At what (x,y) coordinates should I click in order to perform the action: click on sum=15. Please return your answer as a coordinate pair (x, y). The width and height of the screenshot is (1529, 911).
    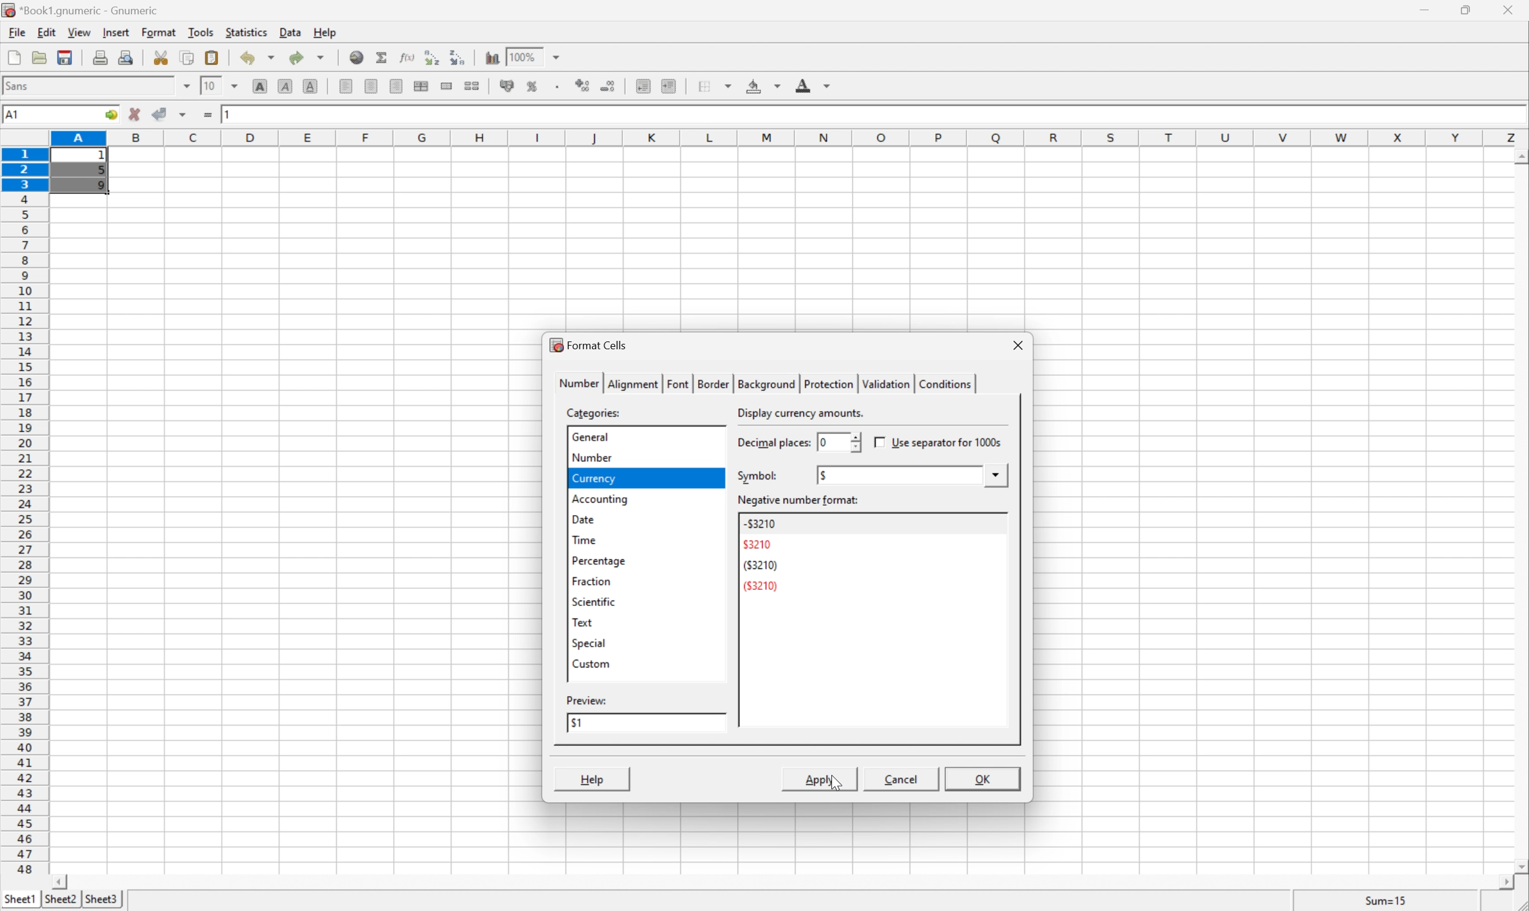
    Looking at the image, I should click on (1386, 900).